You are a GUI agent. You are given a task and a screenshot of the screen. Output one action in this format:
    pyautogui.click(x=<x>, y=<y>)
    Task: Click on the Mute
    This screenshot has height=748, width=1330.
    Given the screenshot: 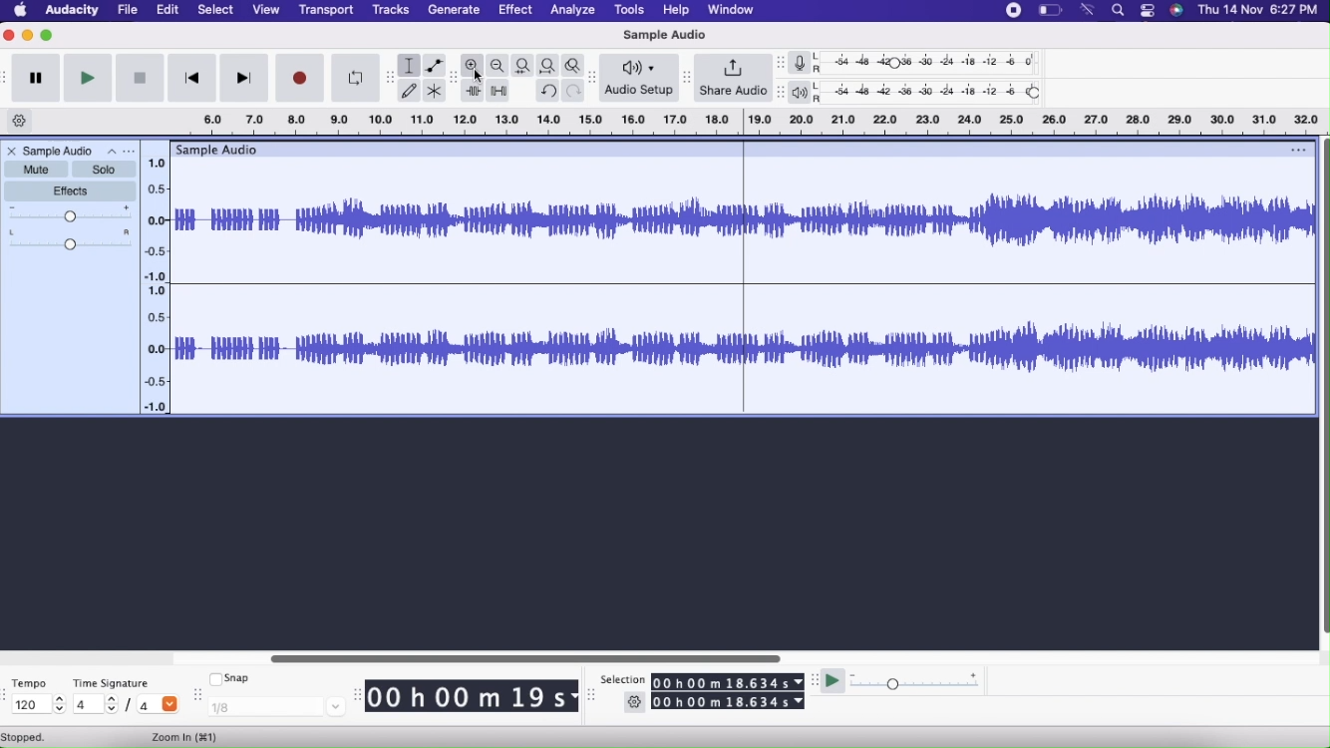 What is the action you would take?
    pyautogui.click(x=35, y=170)
    